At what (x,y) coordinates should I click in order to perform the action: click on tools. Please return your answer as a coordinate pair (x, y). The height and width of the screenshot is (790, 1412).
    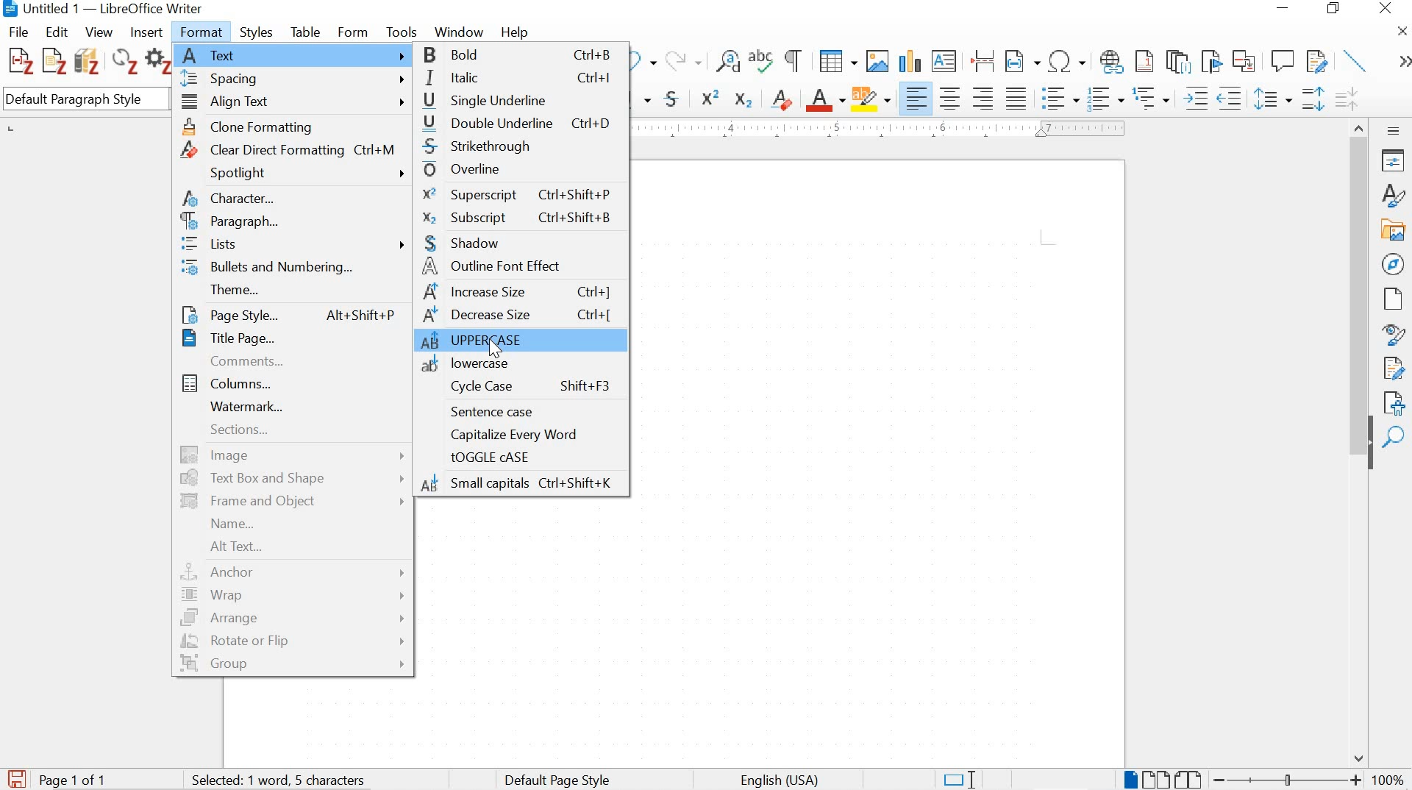
    Looking at the image, I should click on (403, 30).